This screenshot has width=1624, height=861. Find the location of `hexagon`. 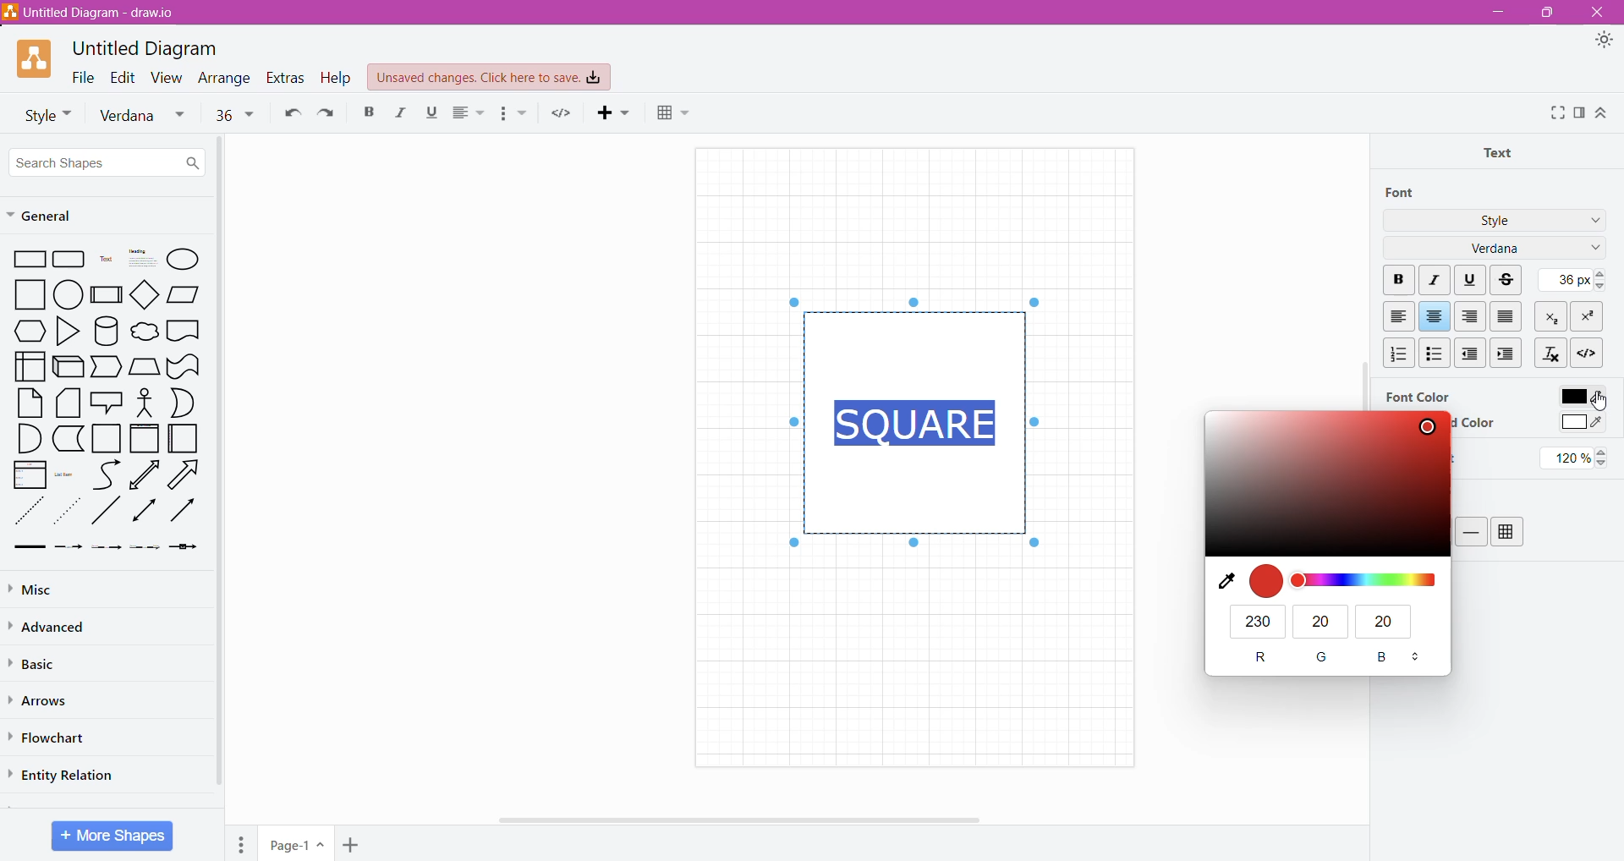

hexagon is located at coordinates (29, 331).